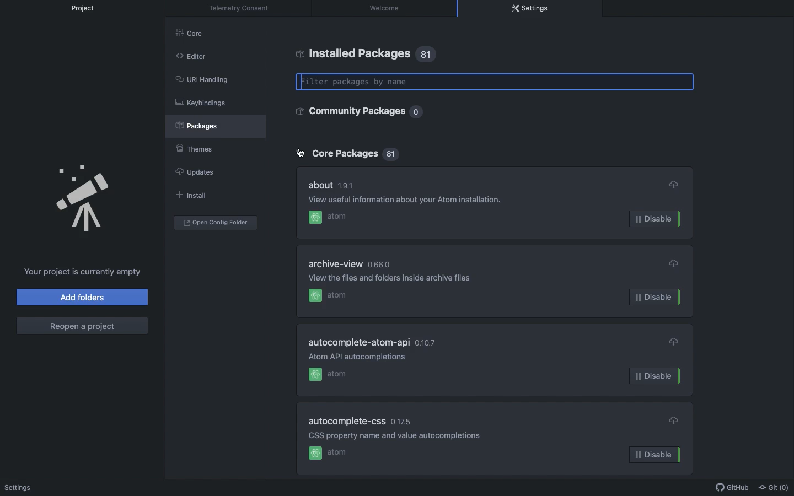 This screenshot has width=794, height=496. I want to click on Editor, so click(191, 55).